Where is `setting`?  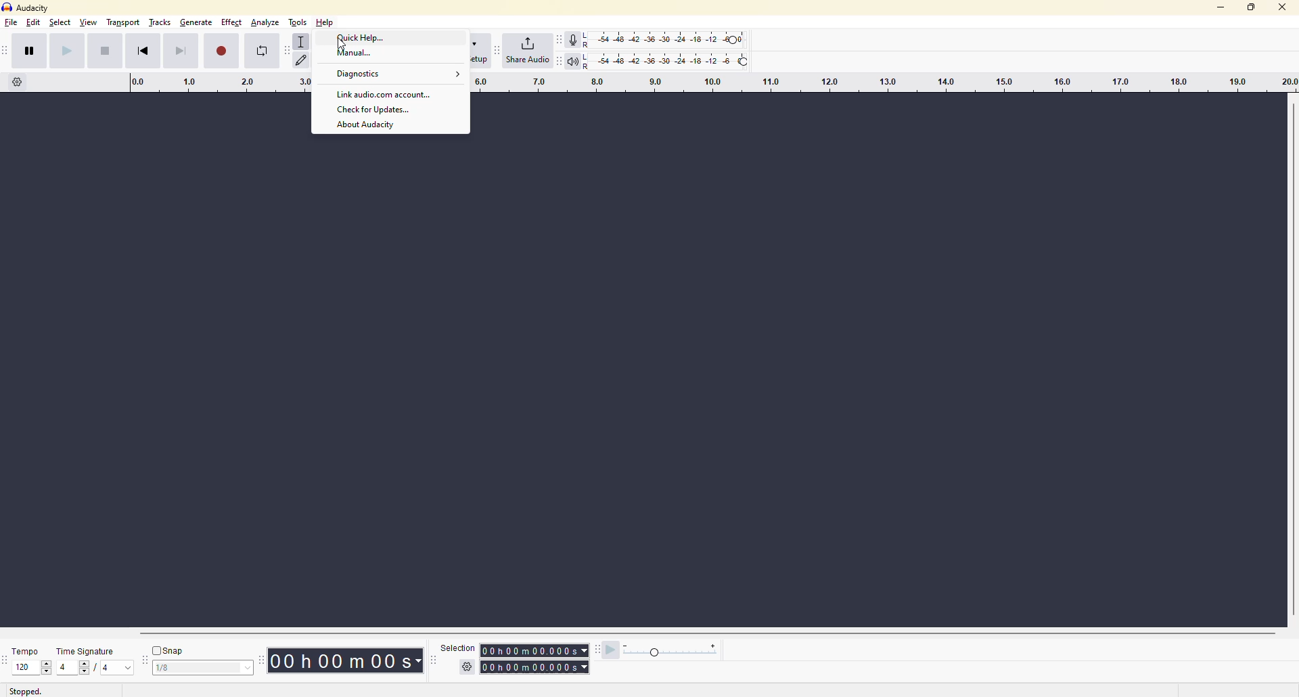 setting is located at coordinates (463, 662).